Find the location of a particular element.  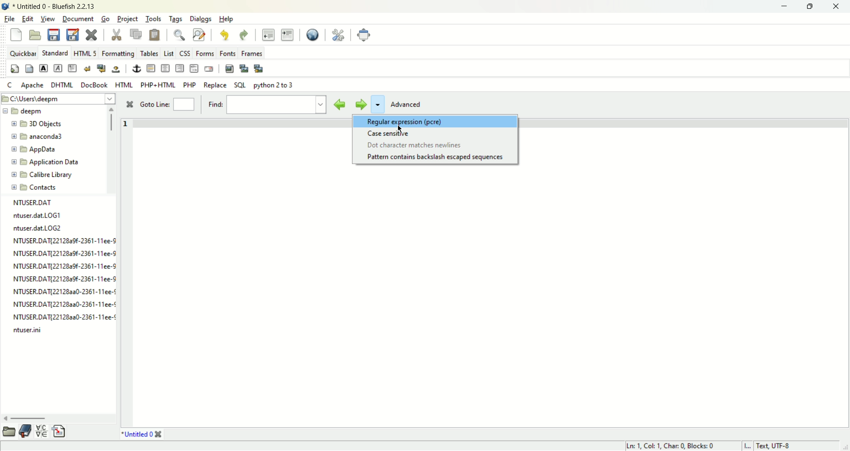

new is located at coordinates (17, 36).